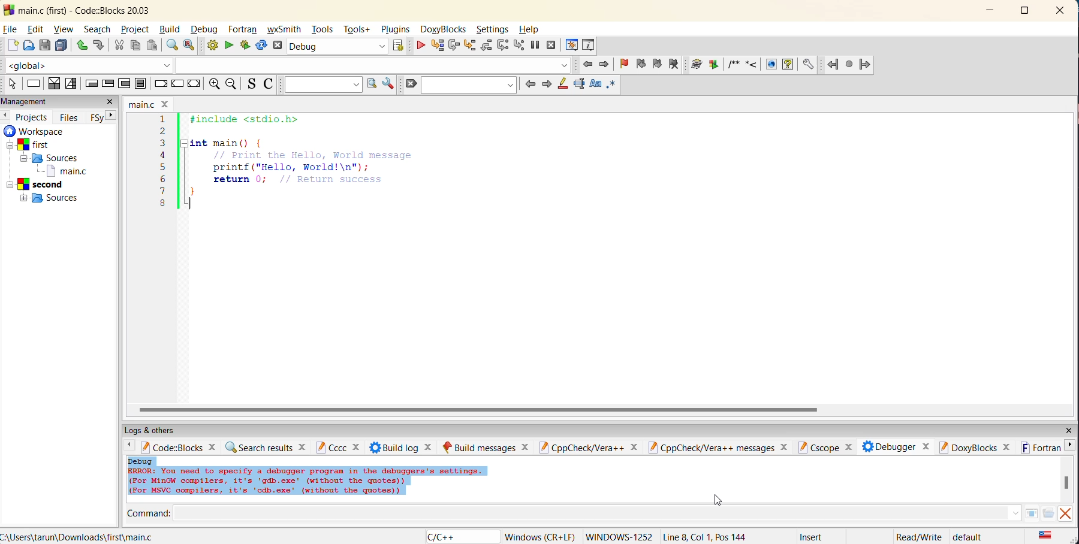 The image size is (1079, 544). Describe the element at coordinates (813, 536) in the screenshot. I see `Insert` at that location.